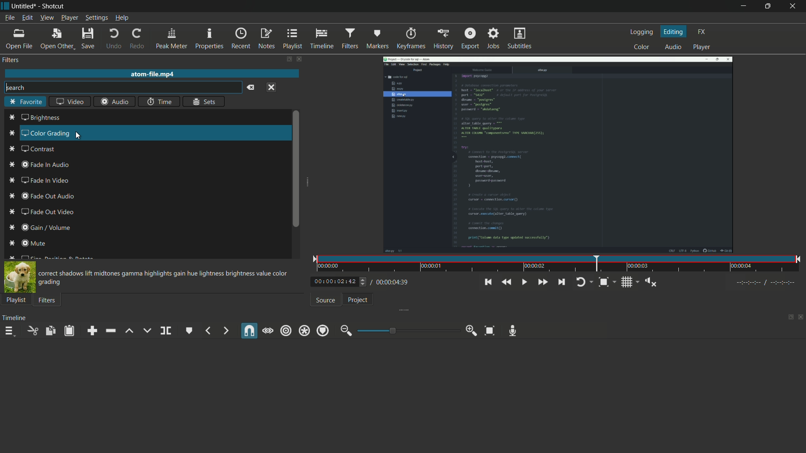 The height and width of the screenshot is (453, 806). What do you see at coordinates (505, 282) in the screenshot?
I see `quickly play backward` at bounding box center [505, 282].